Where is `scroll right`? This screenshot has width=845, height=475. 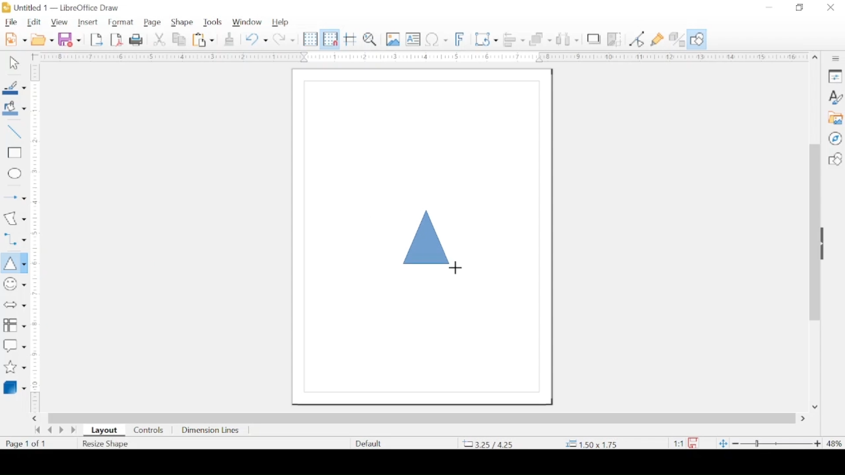 scroll right is located at coordinates (36, 418).